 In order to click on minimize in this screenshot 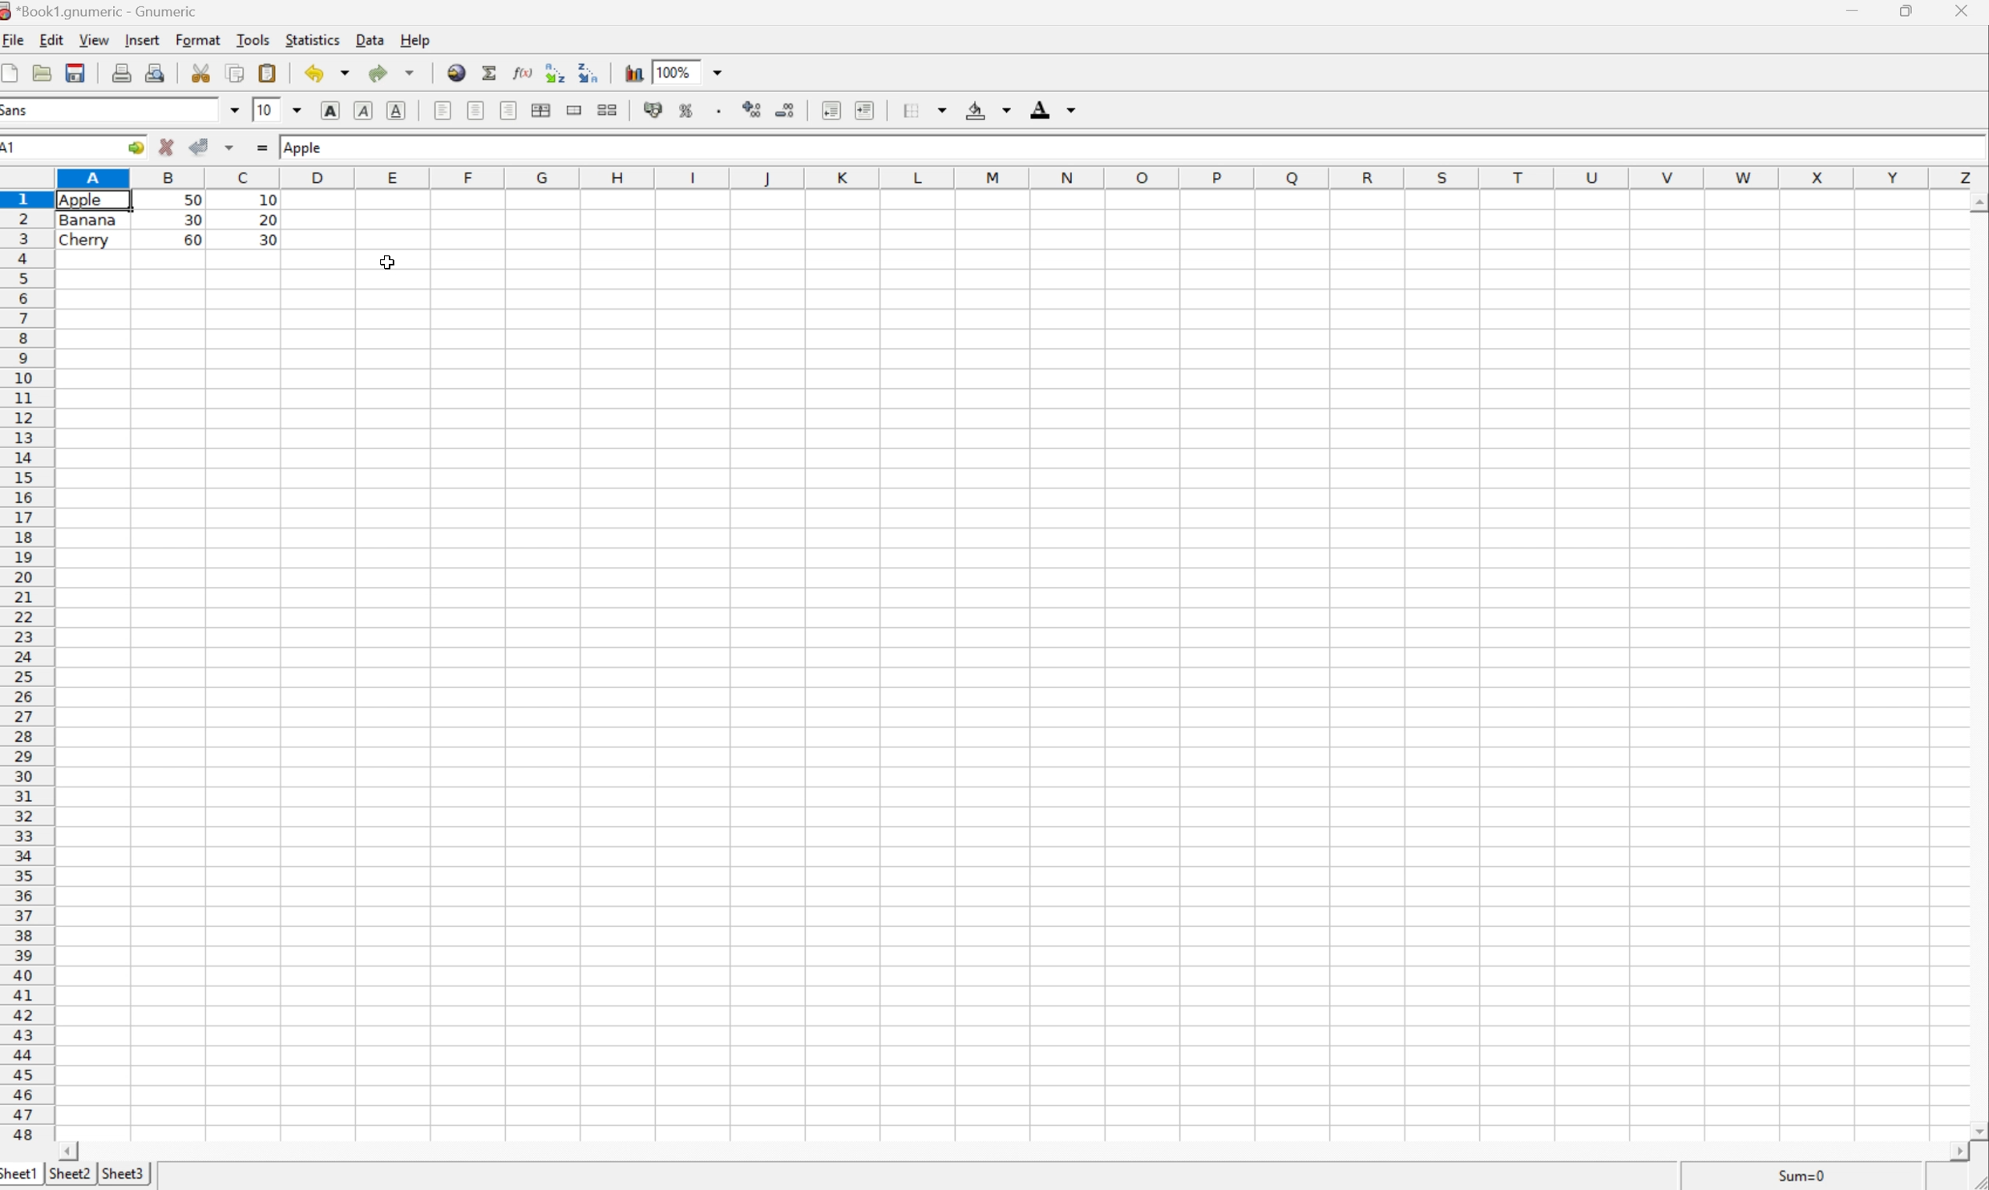, I will do `click(1856, 10)`.